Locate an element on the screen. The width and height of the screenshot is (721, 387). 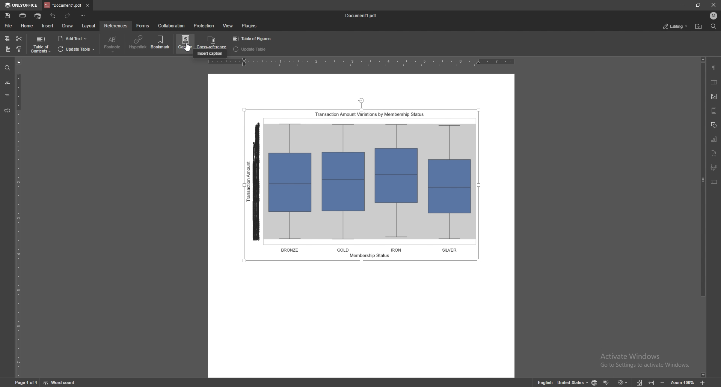
onlyoffice is located at coordinates (22, 5).